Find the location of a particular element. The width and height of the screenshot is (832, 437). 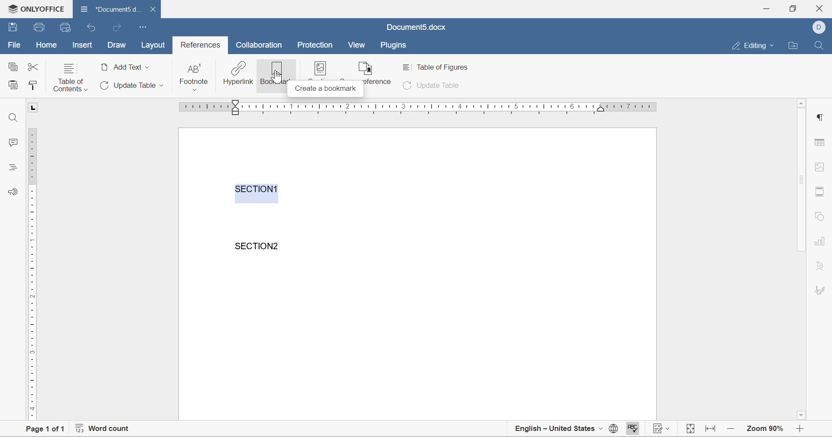

chart settings is located at coordinates (821, 242).